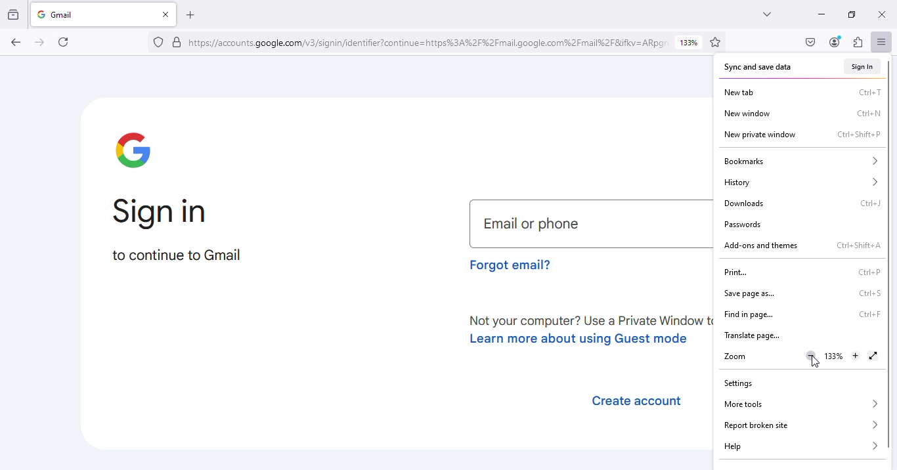 The height and width of the screenshot is (470, 897). I want to click on add-ons and themes, so click(761, 246).